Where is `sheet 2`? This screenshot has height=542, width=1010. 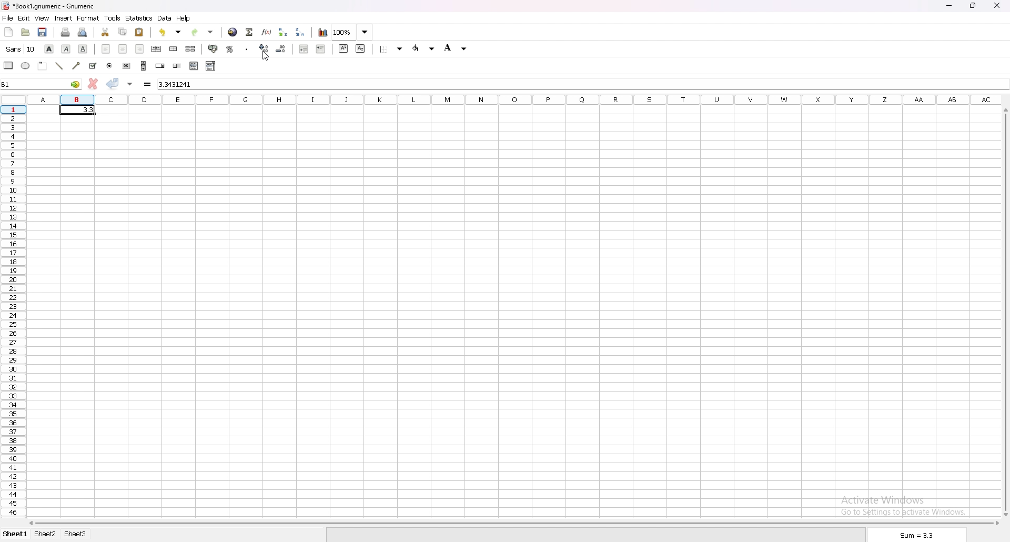
sheet 2 is located at coordinates (47, 534).